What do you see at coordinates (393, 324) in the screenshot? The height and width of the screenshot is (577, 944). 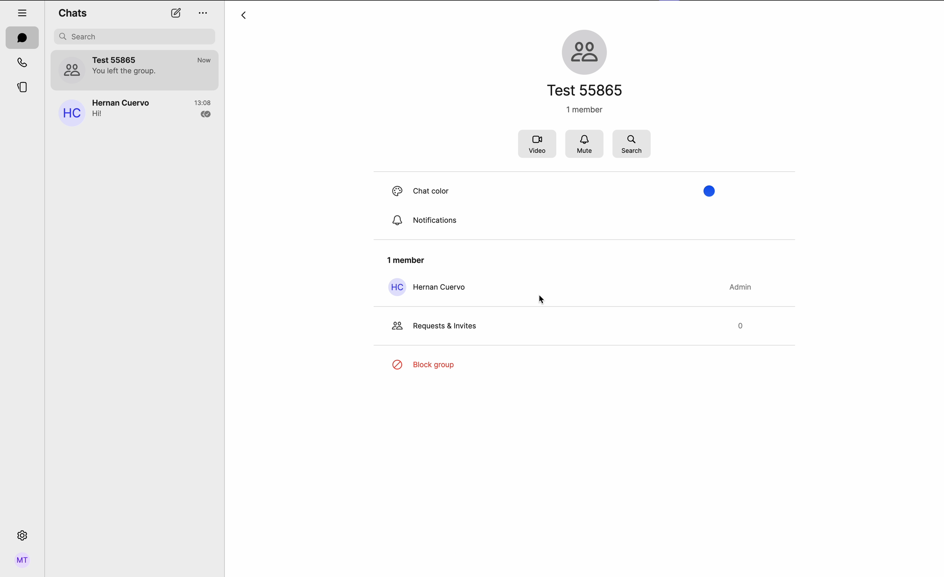 I see `ICON` at bounding box center [393, 324].